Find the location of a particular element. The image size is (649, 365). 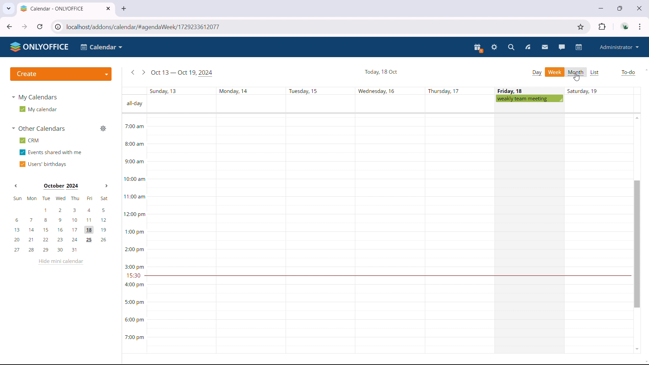

manage is located at coordinates (103, 128).